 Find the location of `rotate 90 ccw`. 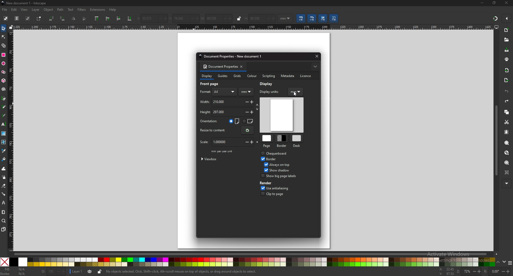

rotate 90 ccw is located at coordinates (52, 18).